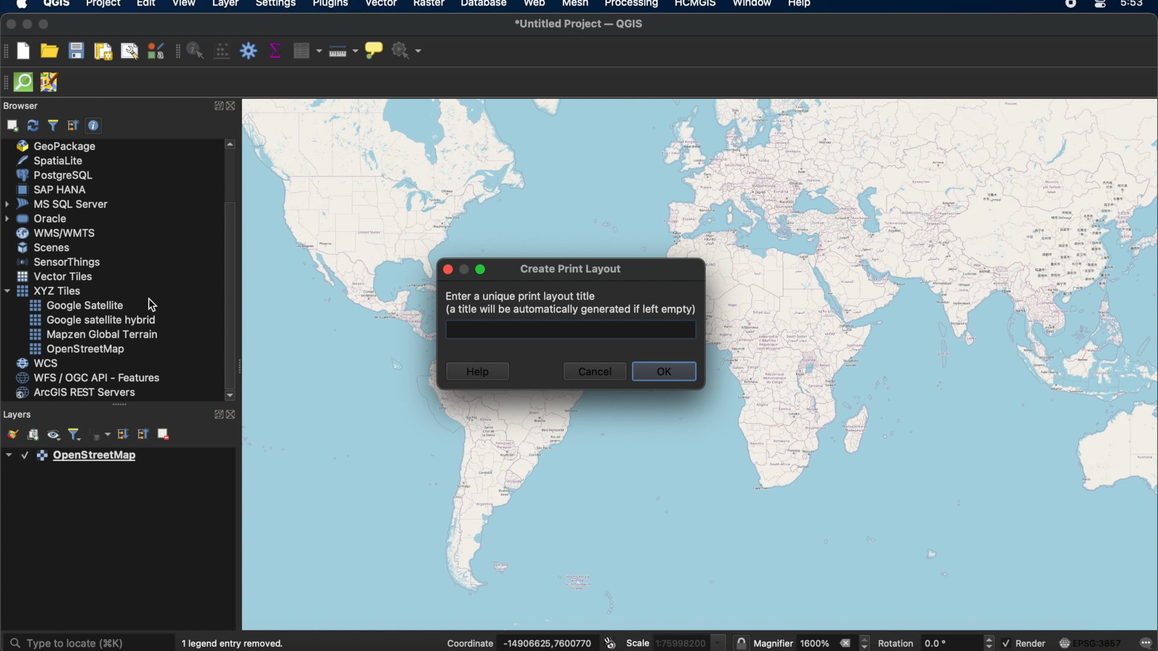  Describe the element at coordinates (35, 433) in the screenshot. I see `add group` at that location.